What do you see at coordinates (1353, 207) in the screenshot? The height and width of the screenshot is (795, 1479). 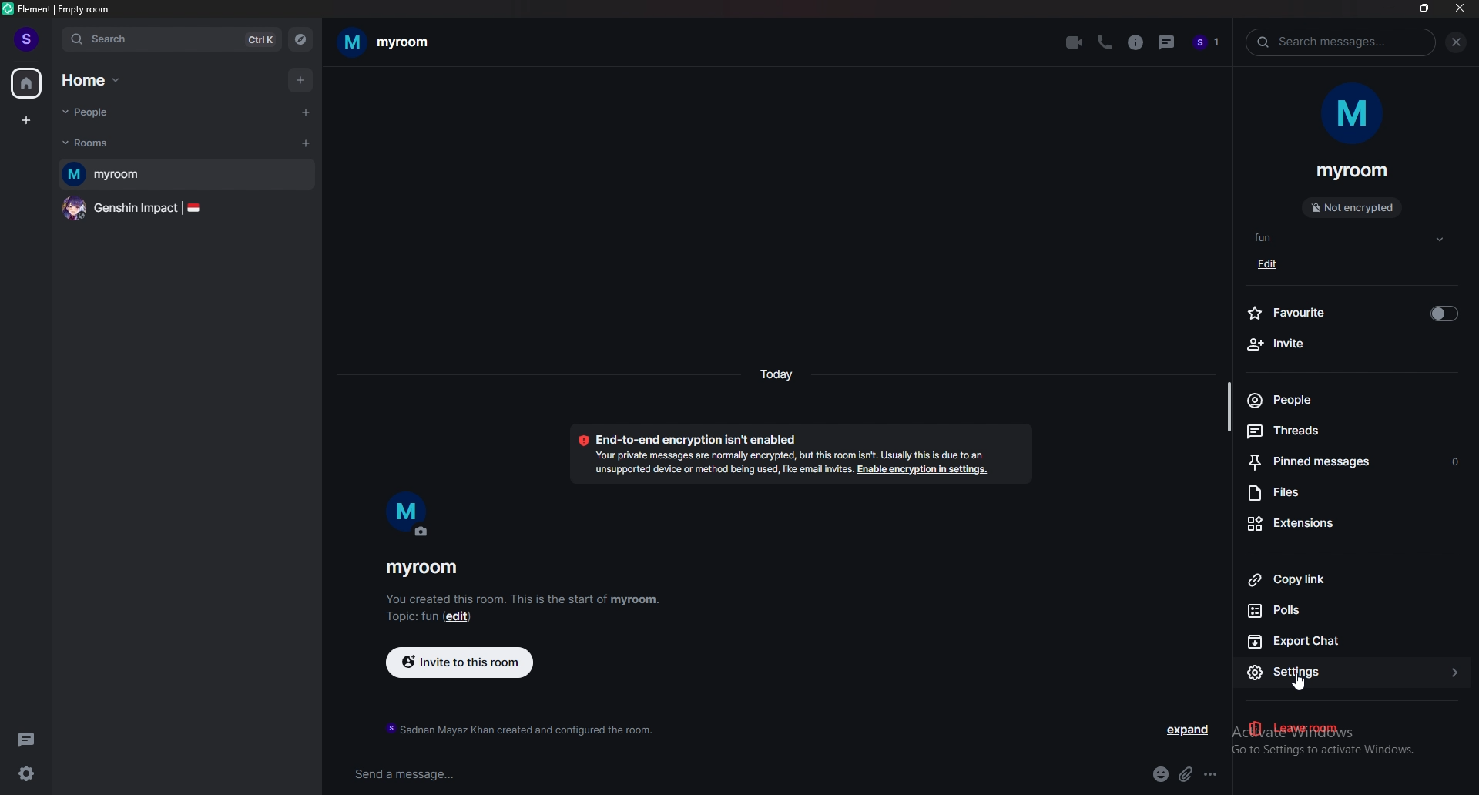 I see `not encrypted` at bounding box center [1353, 207].